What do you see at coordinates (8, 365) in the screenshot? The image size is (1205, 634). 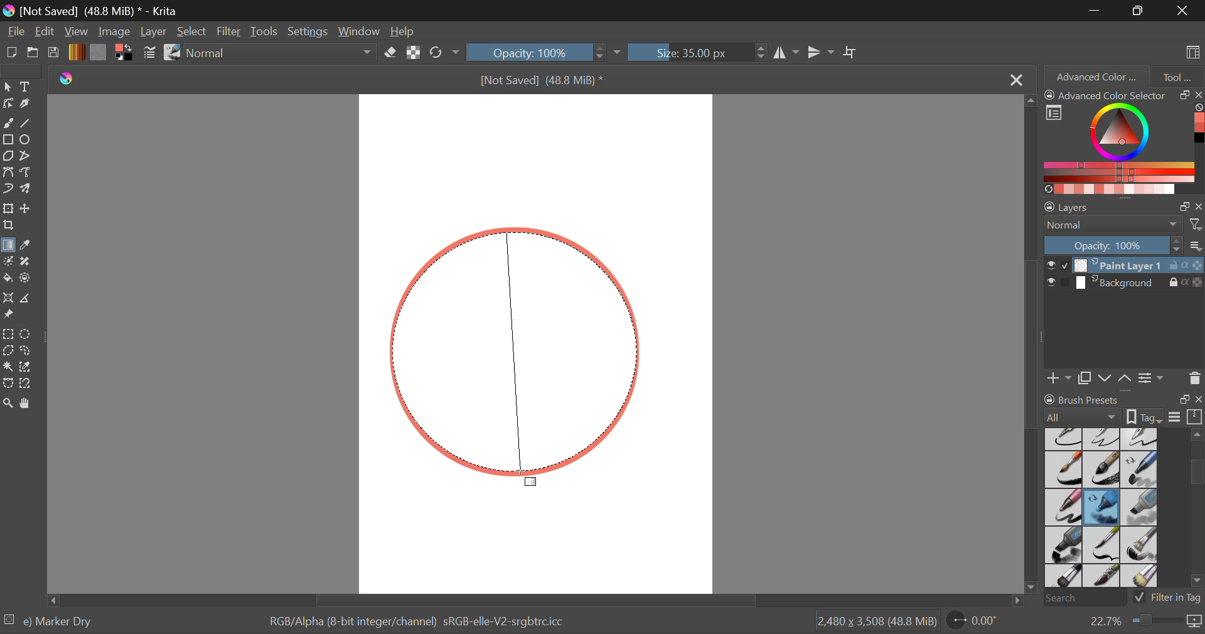 I see `Tool` at bounding box center [8, 365].